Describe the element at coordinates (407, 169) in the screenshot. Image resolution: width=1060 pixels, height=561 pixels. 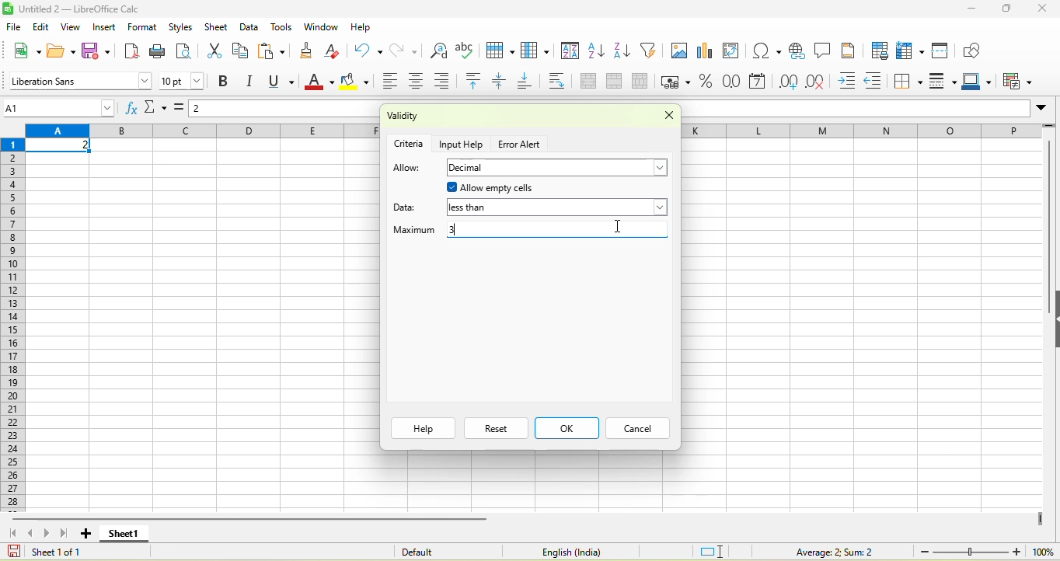
I see `allow` at that location.